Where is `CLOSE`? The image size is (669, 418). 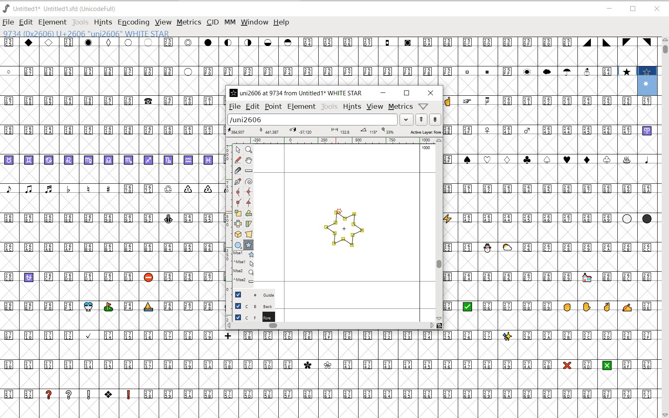
CLOSE is located at coordinates (431, 93).